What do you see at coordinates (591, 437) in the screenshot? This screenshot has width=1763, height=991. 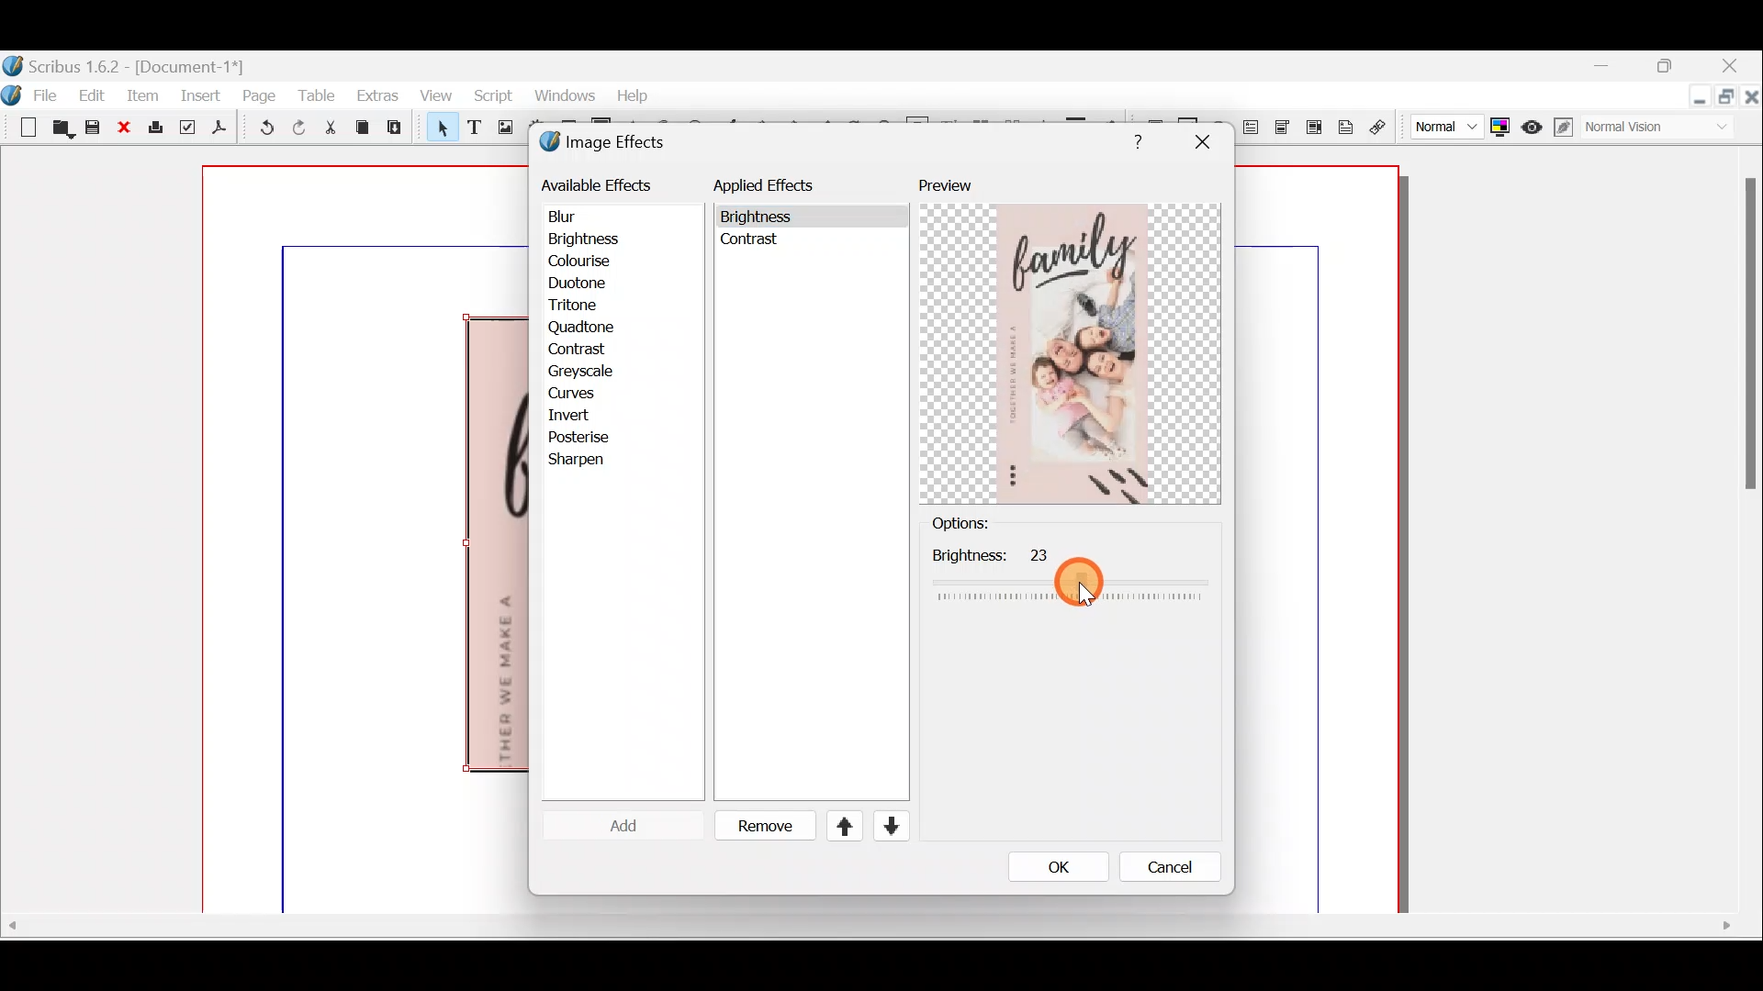 I see `Posterise` at bounding box center [591, 437].